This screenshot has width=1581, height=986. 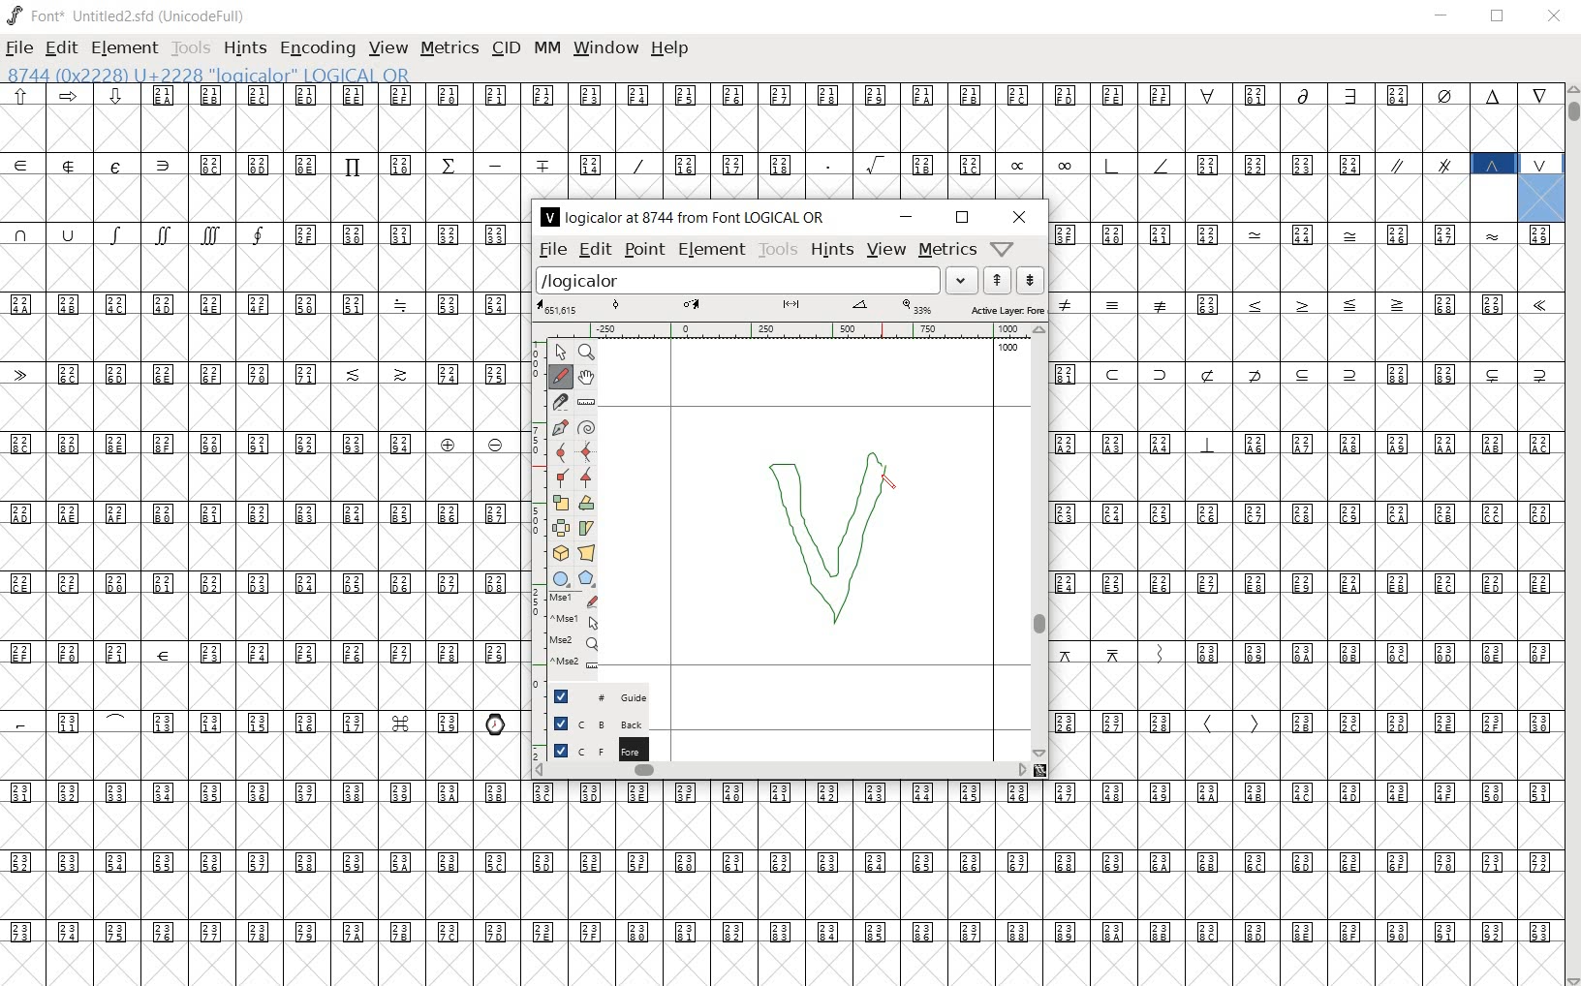 What do you see at coordinates (124, 47) in the screenshot?
I see `element` at bounding box center [124, 47].